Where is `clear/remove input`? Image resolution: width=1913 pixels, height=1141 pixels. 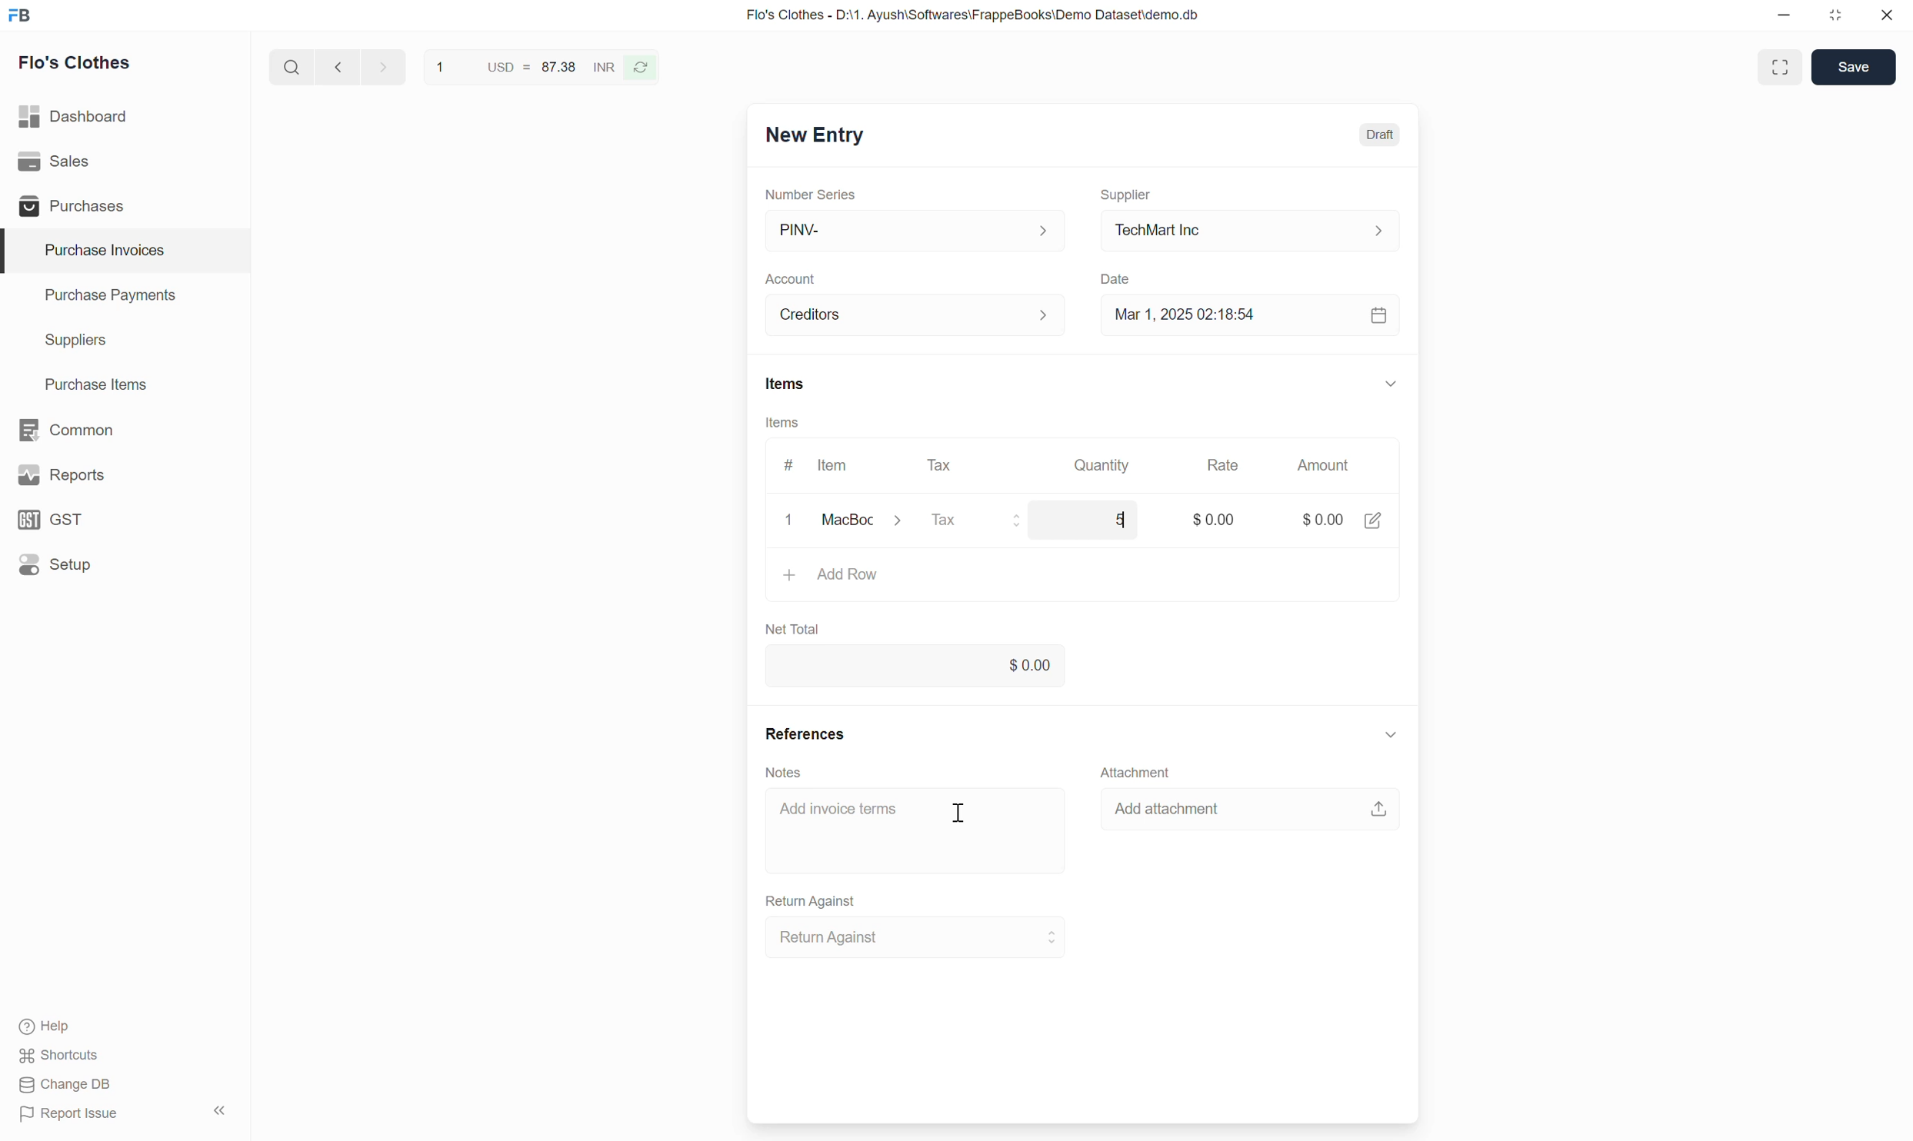
clear/remove input is located at coordinates (792, 522).